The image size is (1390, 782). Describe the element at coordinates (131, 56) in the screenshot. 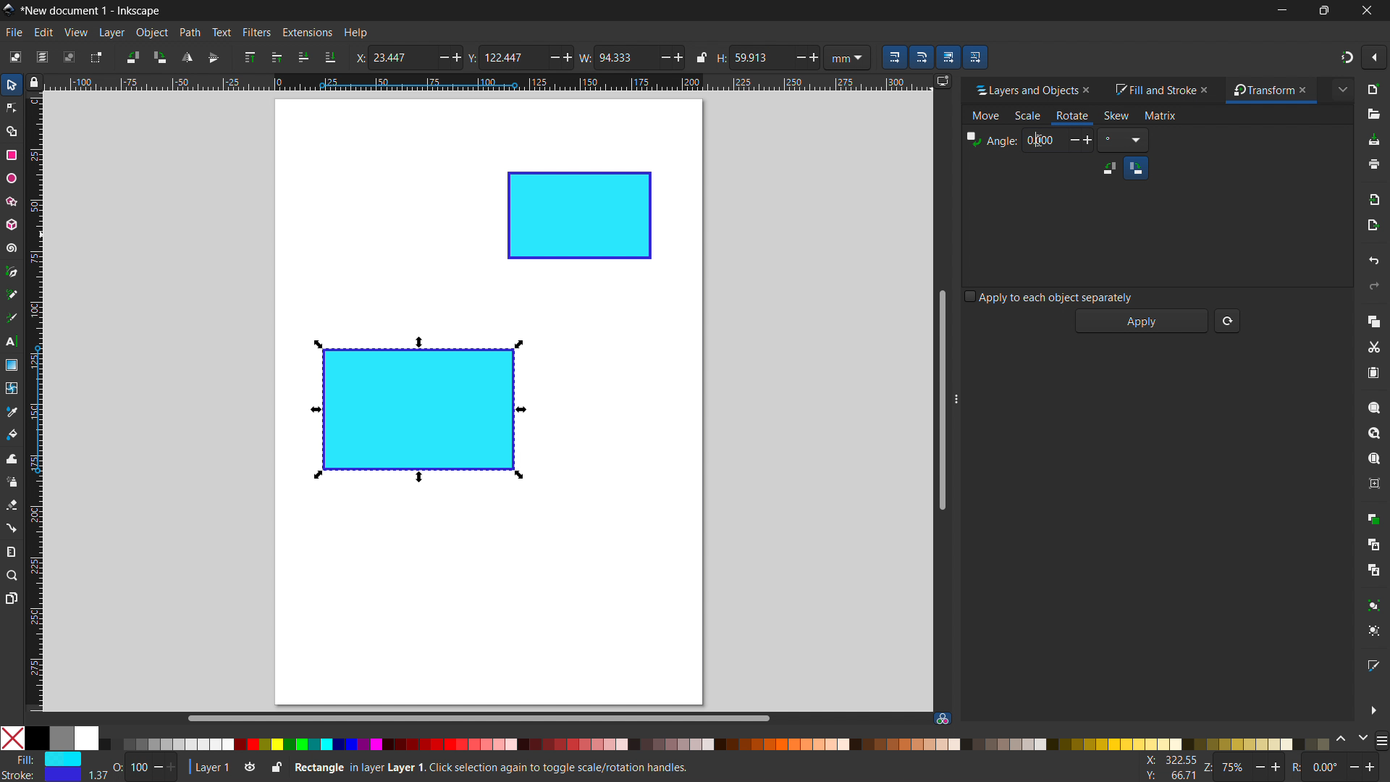

I see `rotate 90 ccw` at that location.